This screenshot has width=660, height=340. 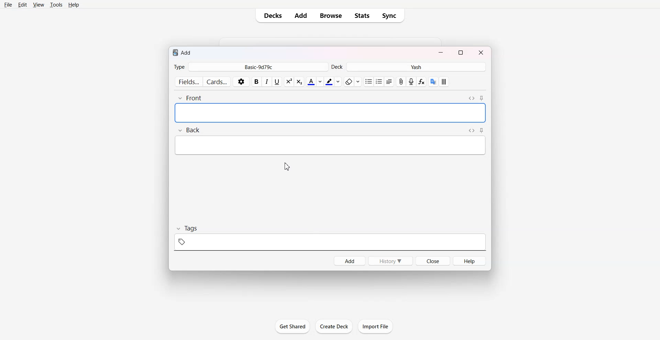 I want to click on Add, so click(x=301, y=16).